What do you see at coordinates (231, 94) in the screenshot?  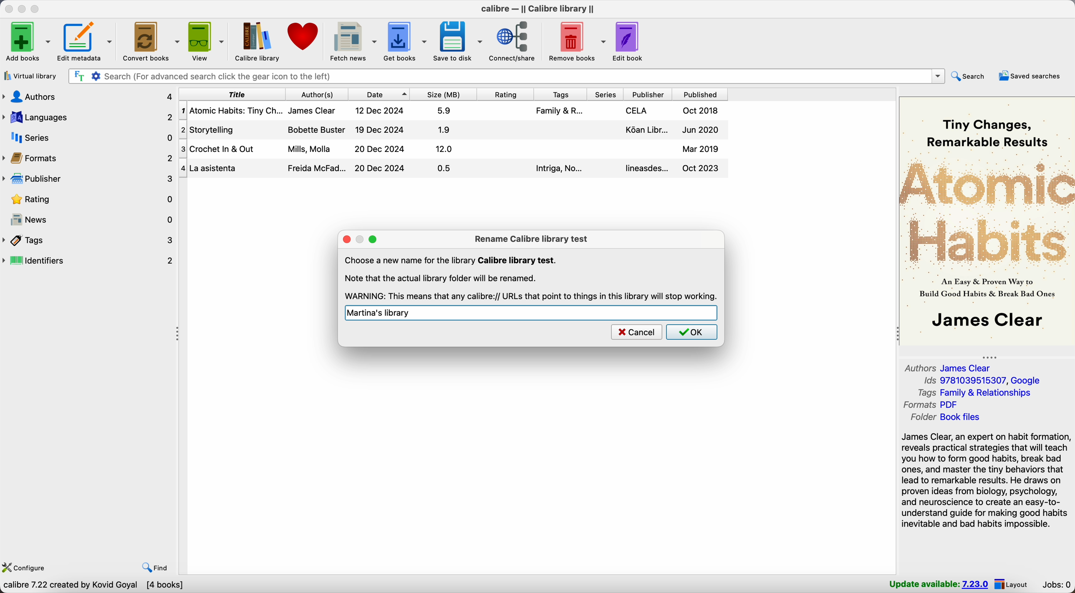 I see `title` at bounding box center [231, 94].